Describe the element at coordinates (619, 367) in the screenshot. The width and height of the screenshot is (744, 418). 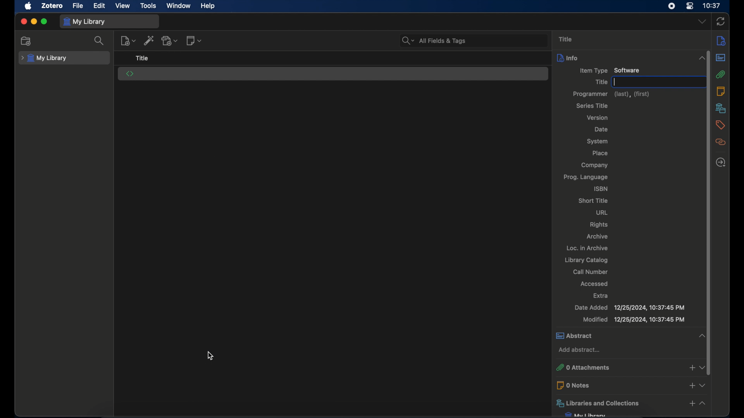
I see `0 attachments` at that location.